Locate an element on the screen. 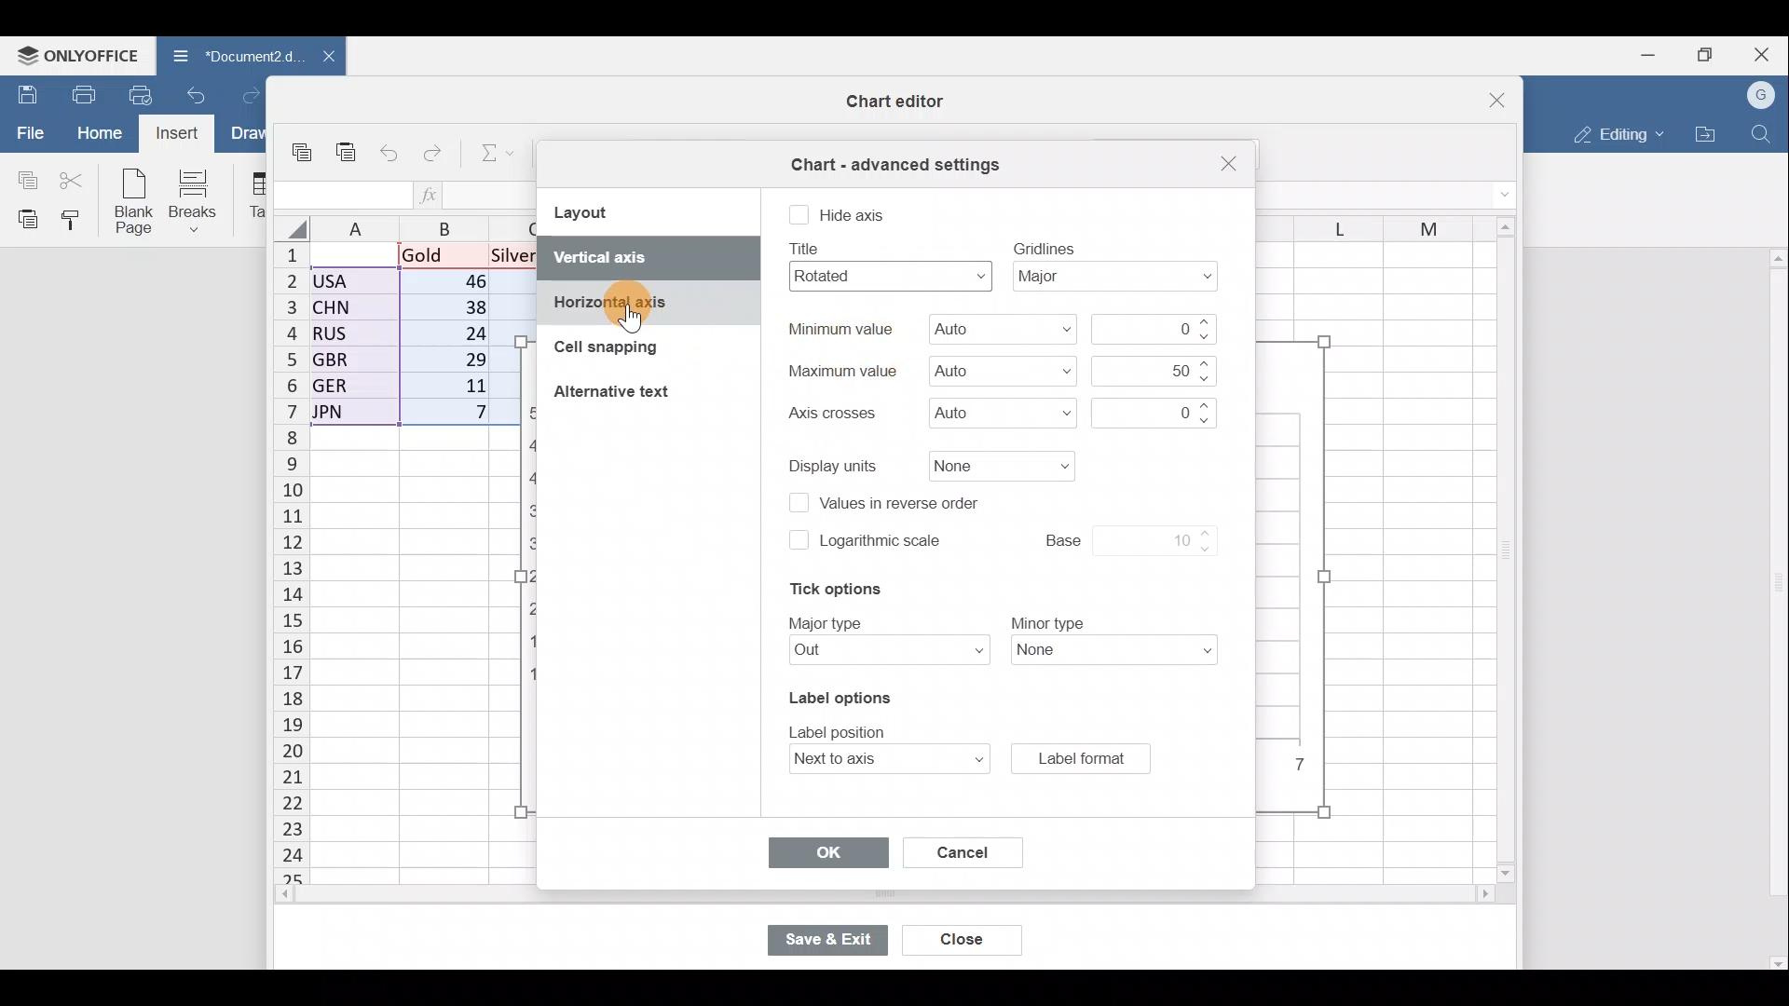 The width and height of the screenshot is (1789, 1006). Insert function is located at coordinates (432, 195).